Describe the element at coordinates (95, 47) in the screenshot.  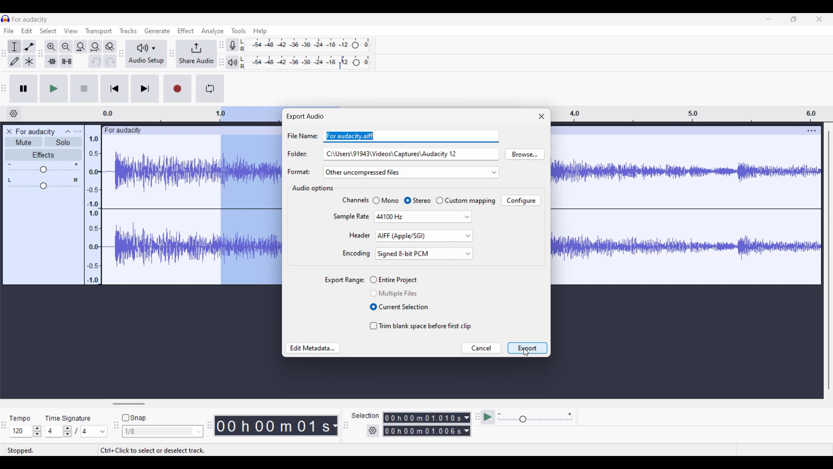
I see `Fit track to width` at that location.